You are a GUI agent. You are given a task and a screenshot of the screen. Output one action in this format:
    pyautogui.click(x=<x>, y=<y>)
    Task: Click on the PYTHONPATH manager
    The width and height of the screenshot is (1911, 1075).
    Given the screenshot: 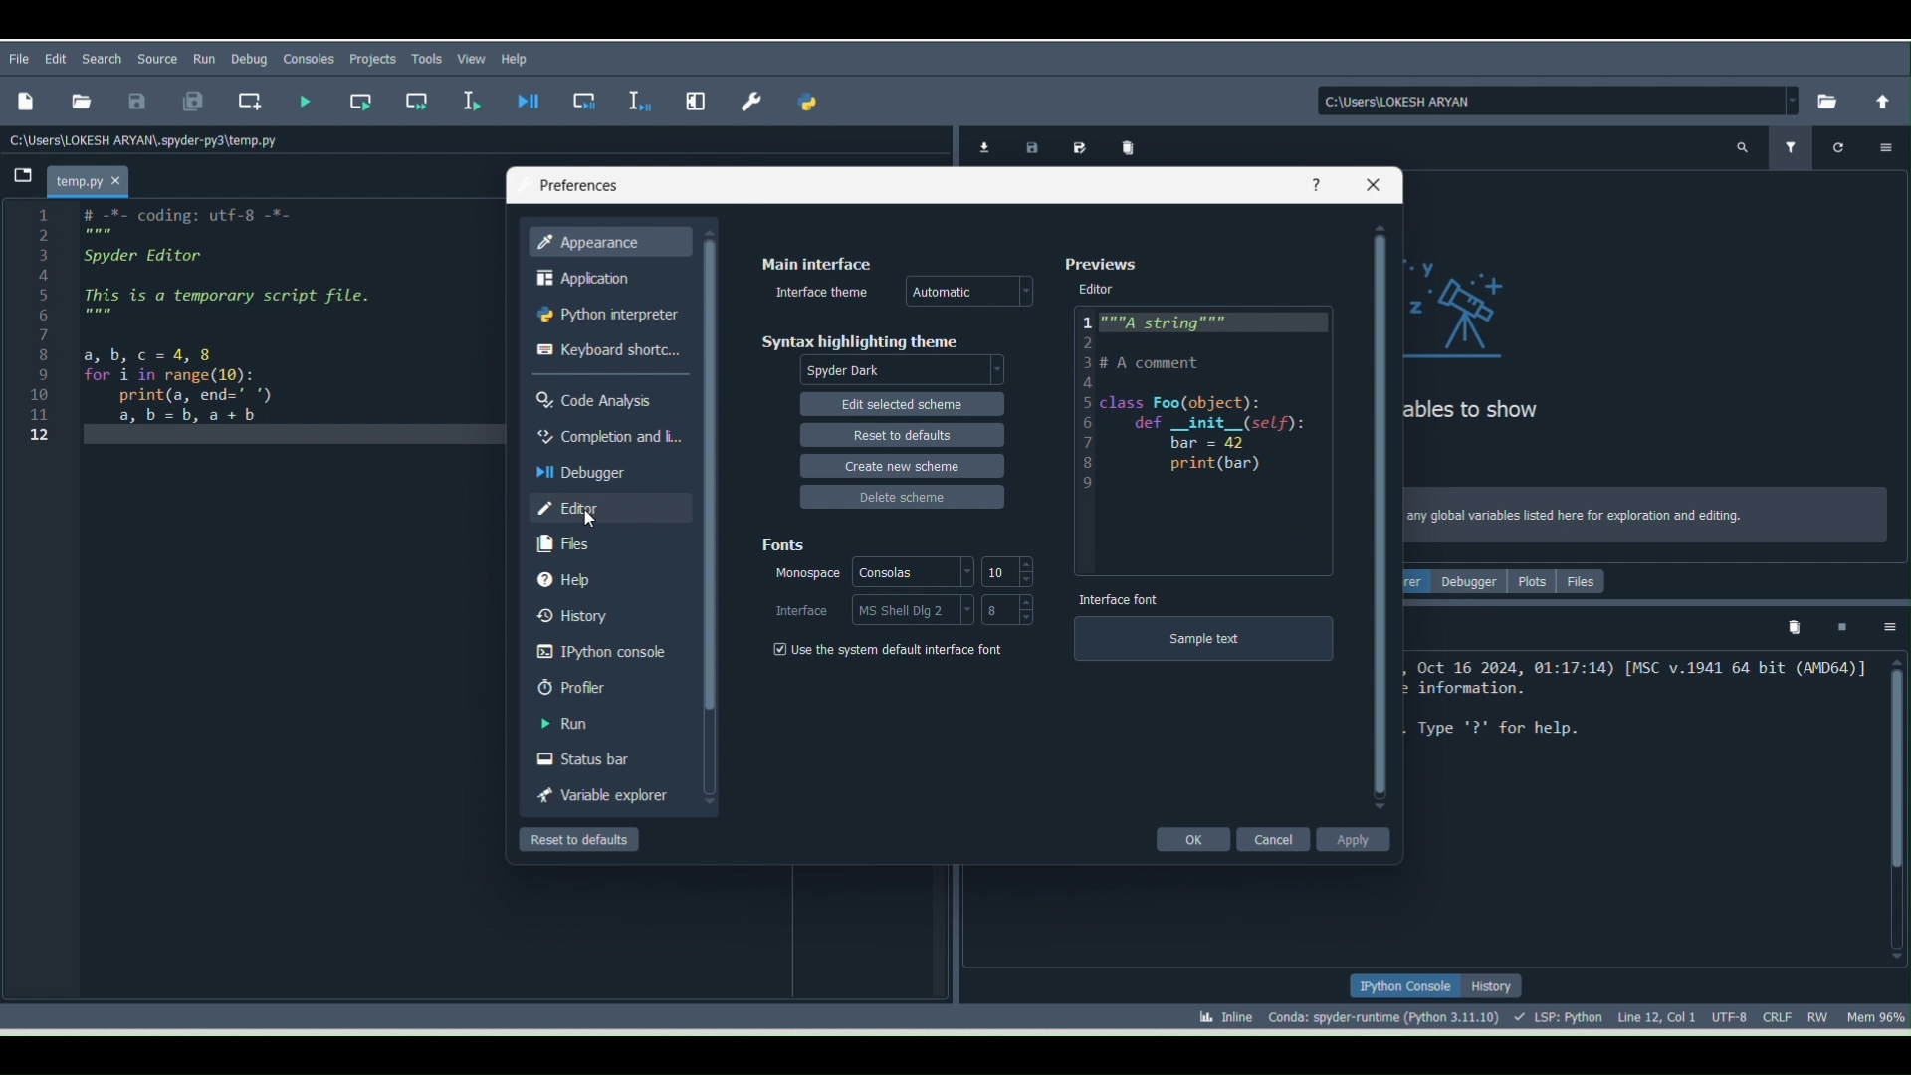 What is the action you would take?
    pyautogui.click(x=812, y=107)
    